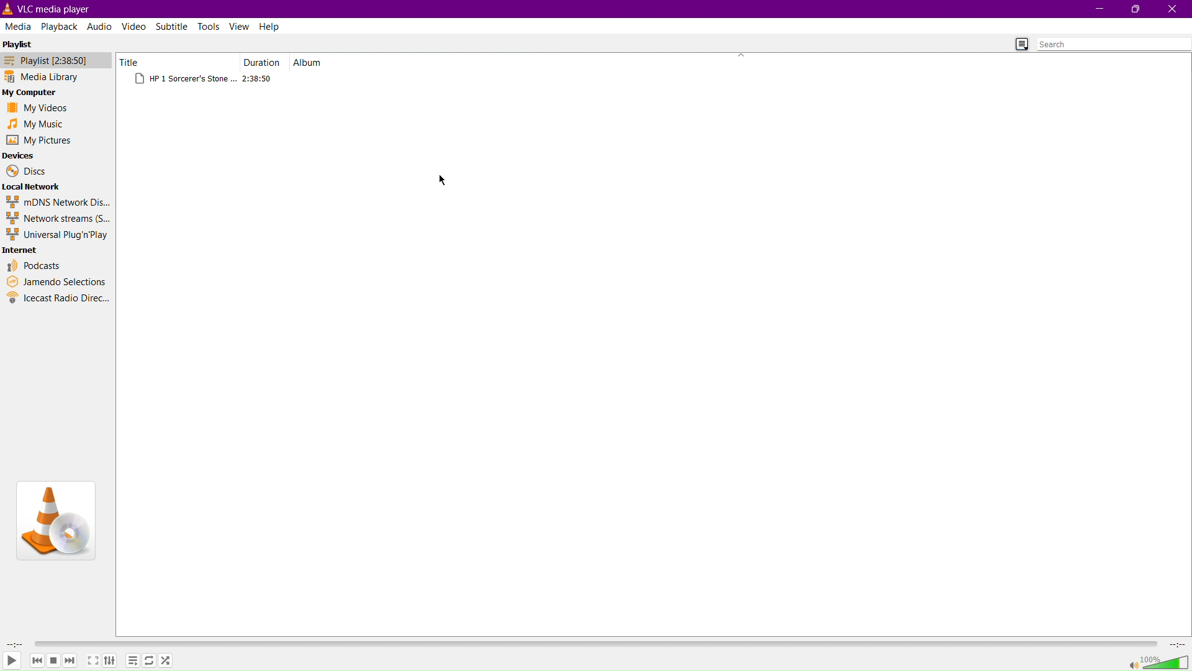 This screenshot has width=1192, height=671. Describe the element at coordinates (58, 298) in the screenshot. I see `Icecast Radio Directory` at that location.